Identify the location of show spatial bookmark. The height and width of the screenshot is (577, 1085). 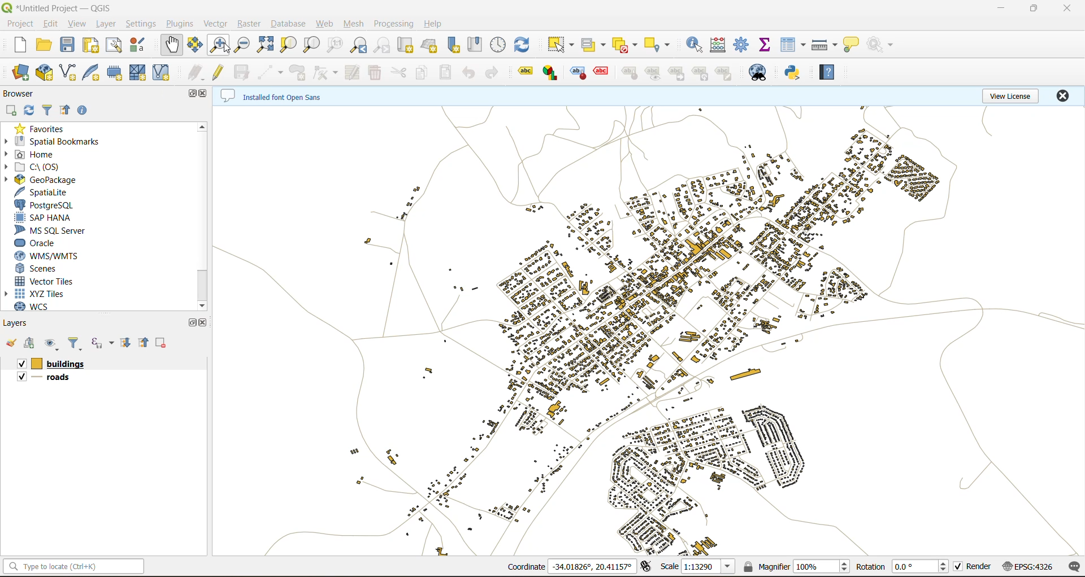
(477, 45).